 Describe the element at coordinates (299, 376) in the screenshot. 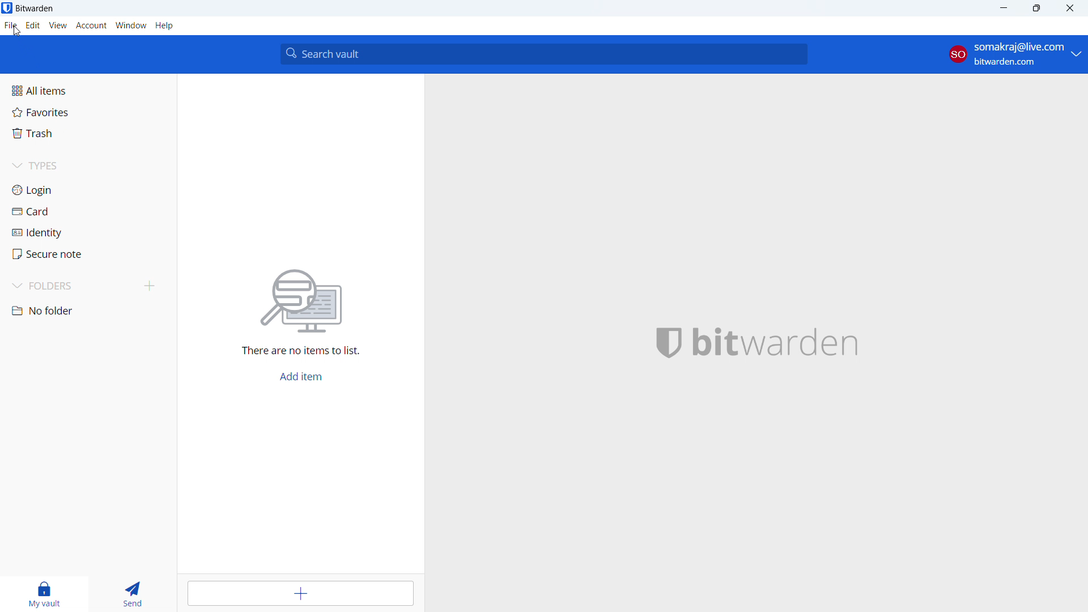

I see `add item` at that location.